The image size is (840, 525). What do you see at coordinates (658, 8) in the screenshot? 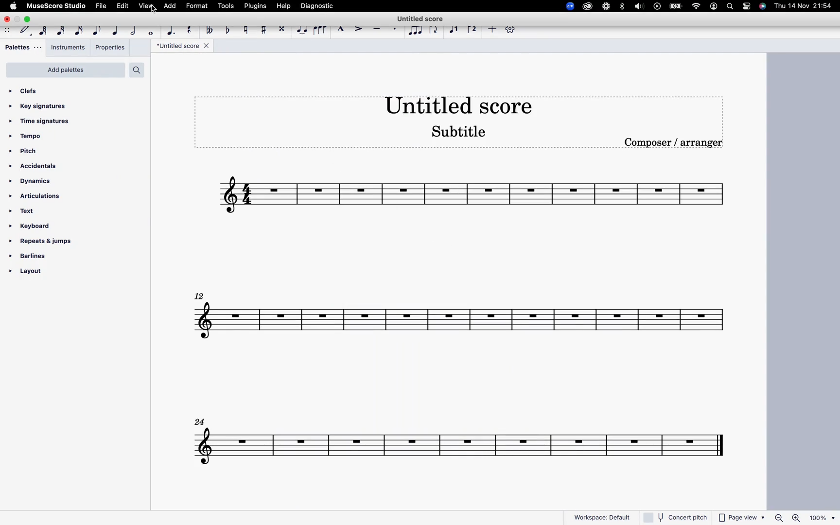
I see `record` at bounding box center [658, 8].